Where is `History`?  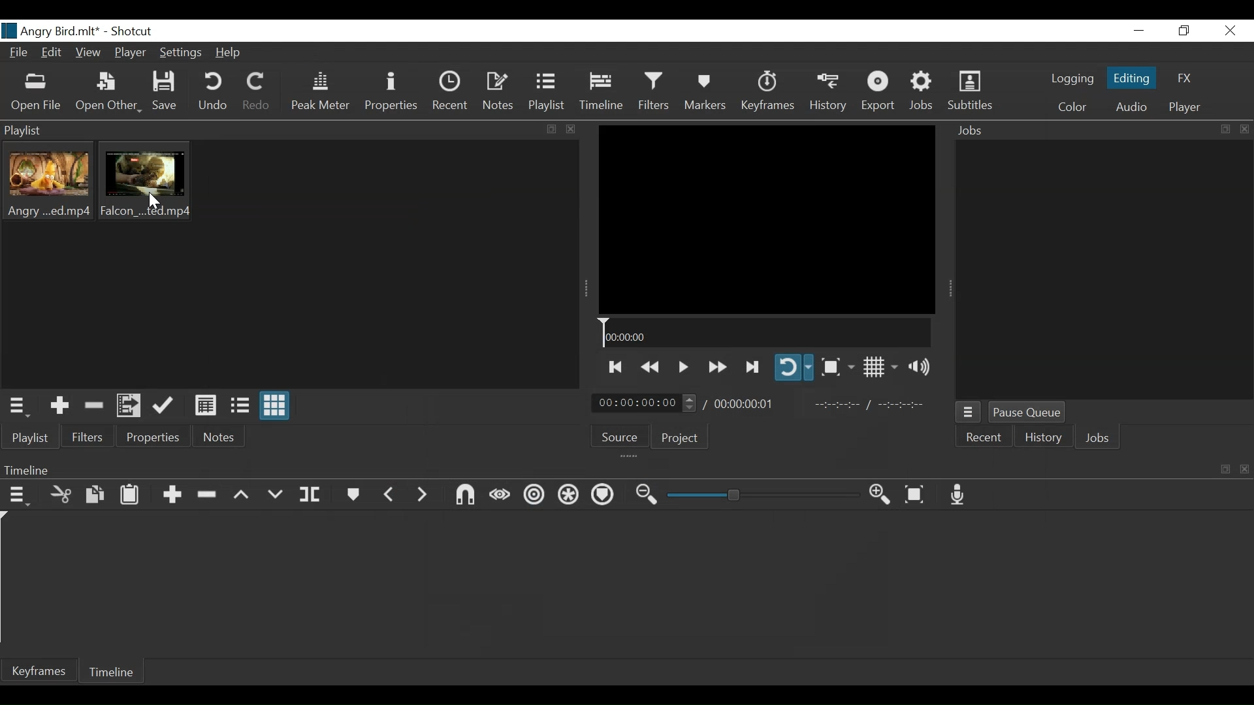 History is located at coordinates (1044, 439).